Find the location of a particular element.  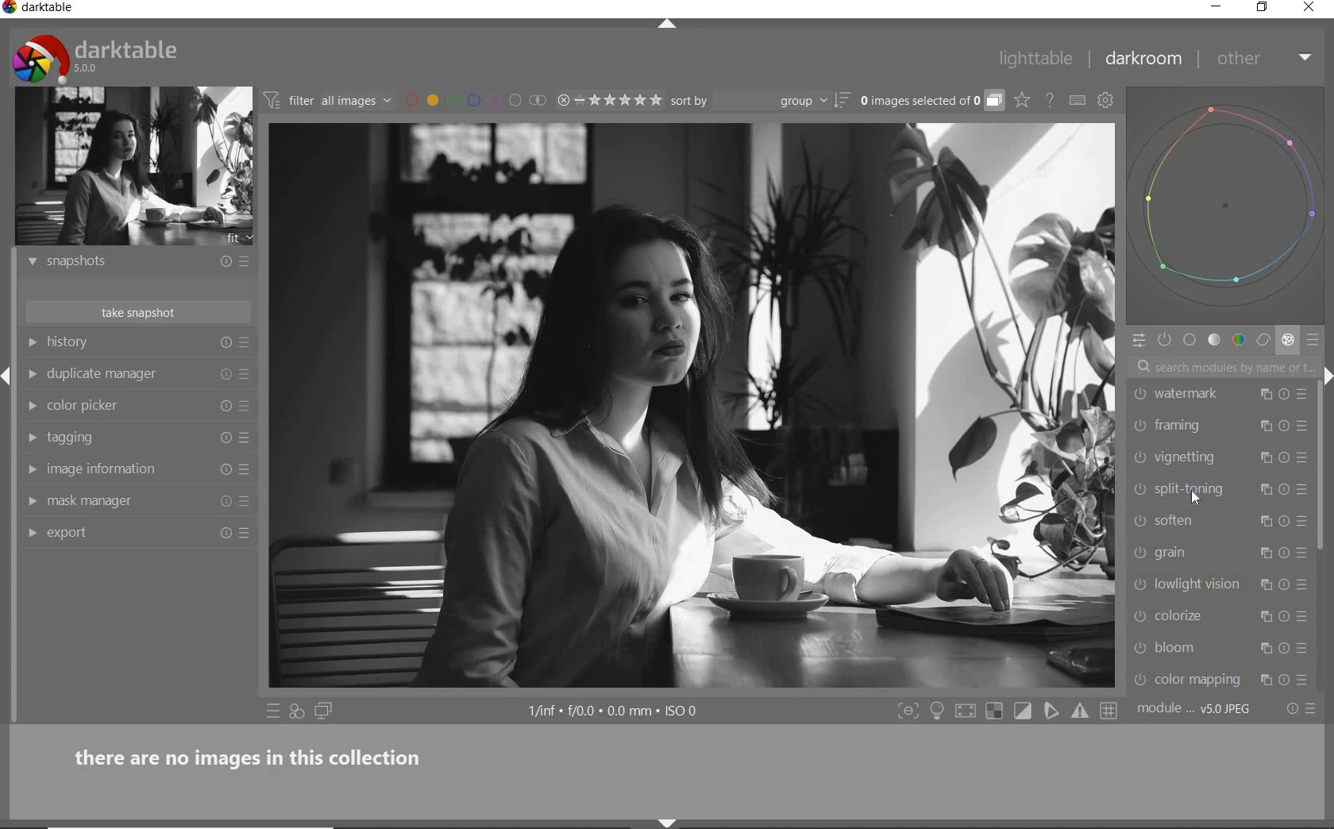

Cursor is located at coordinates (1196, 496).